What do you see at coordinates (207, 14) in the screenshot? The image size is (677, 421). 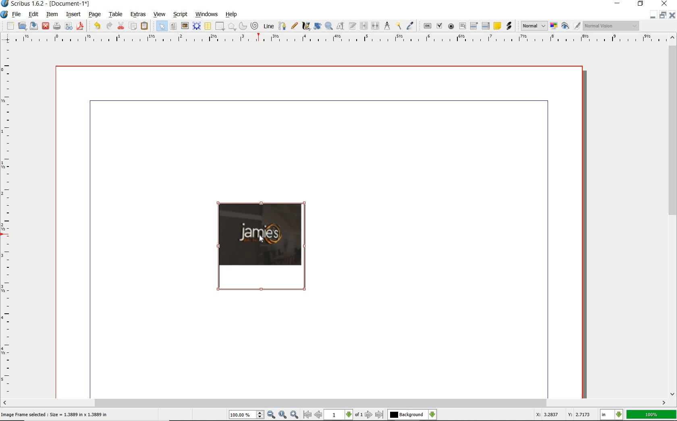 I see `windows` at bounding box center [207, 14].